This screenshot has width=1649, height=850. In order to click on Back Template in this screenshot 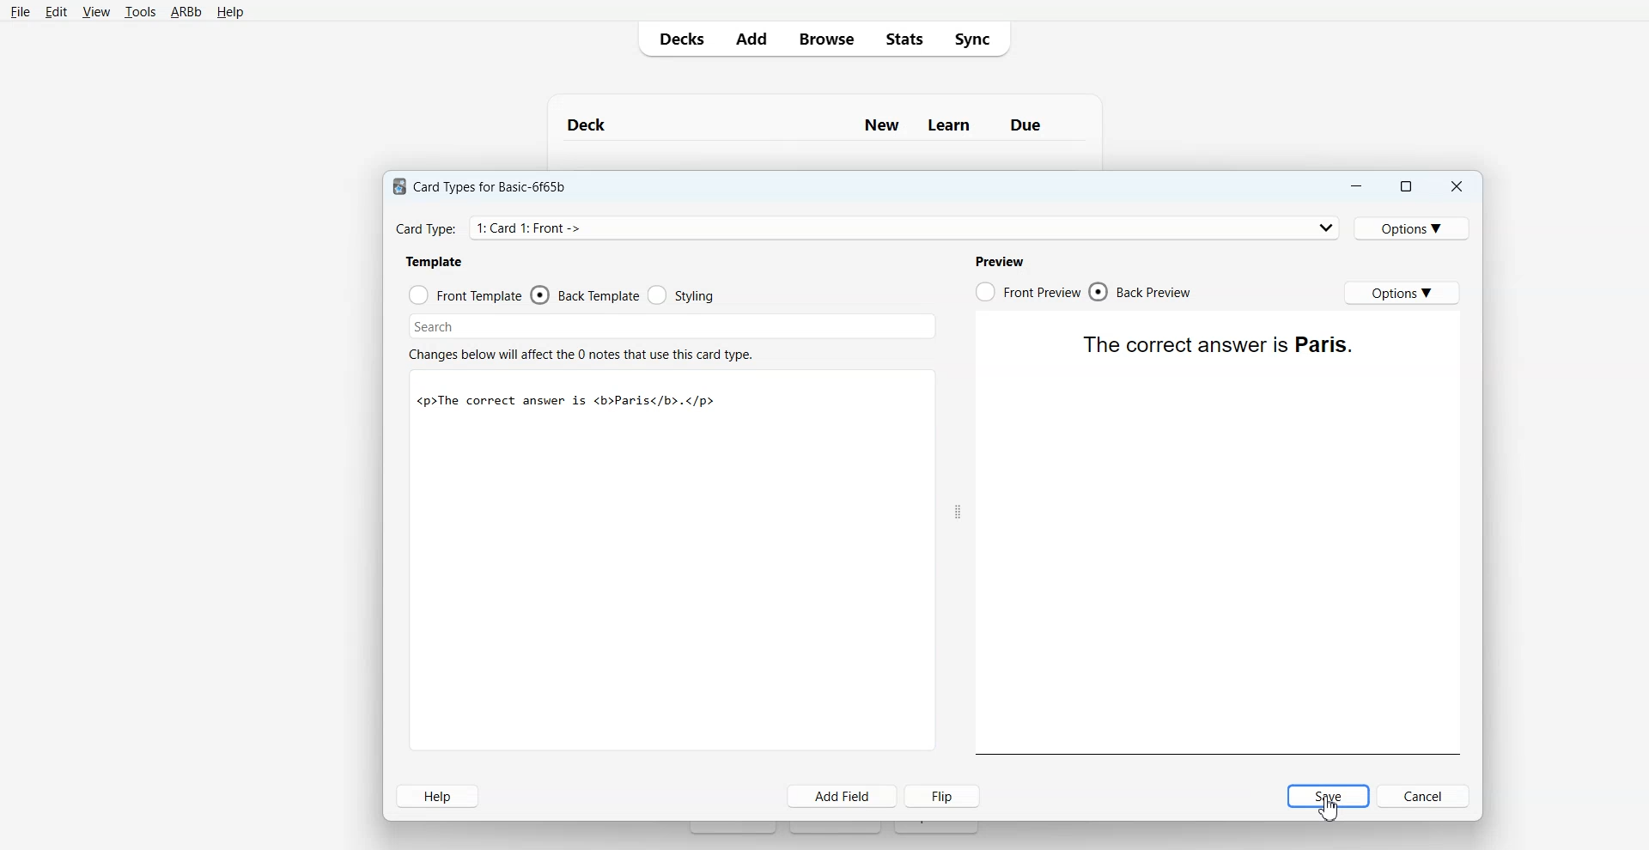, I will do `click(584, 294)`.